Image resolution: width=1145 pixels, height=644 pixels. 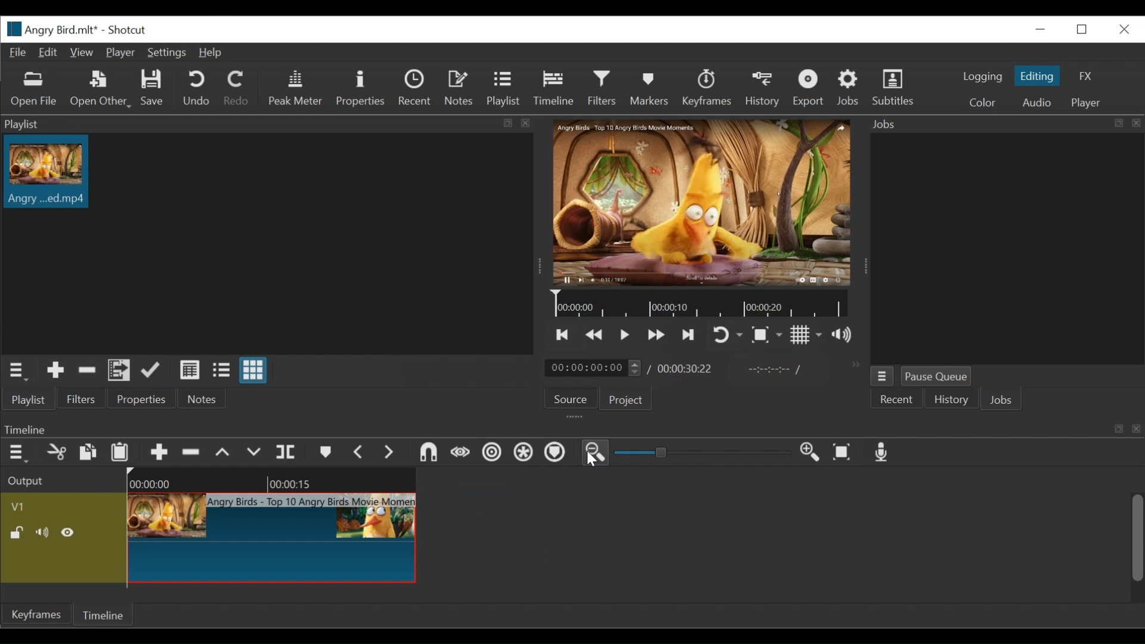 I want to click on Timeline, so click(x=700, y=302).